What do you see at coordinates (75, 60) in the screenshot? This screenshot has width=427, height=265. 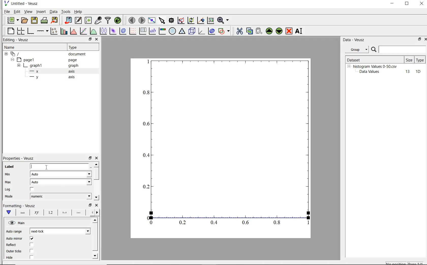 I see `page` at bounding box center [75, 60].